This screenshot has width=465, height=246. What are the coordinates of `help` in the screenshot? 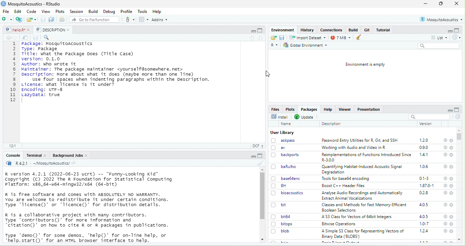 It's located at (445, 167).